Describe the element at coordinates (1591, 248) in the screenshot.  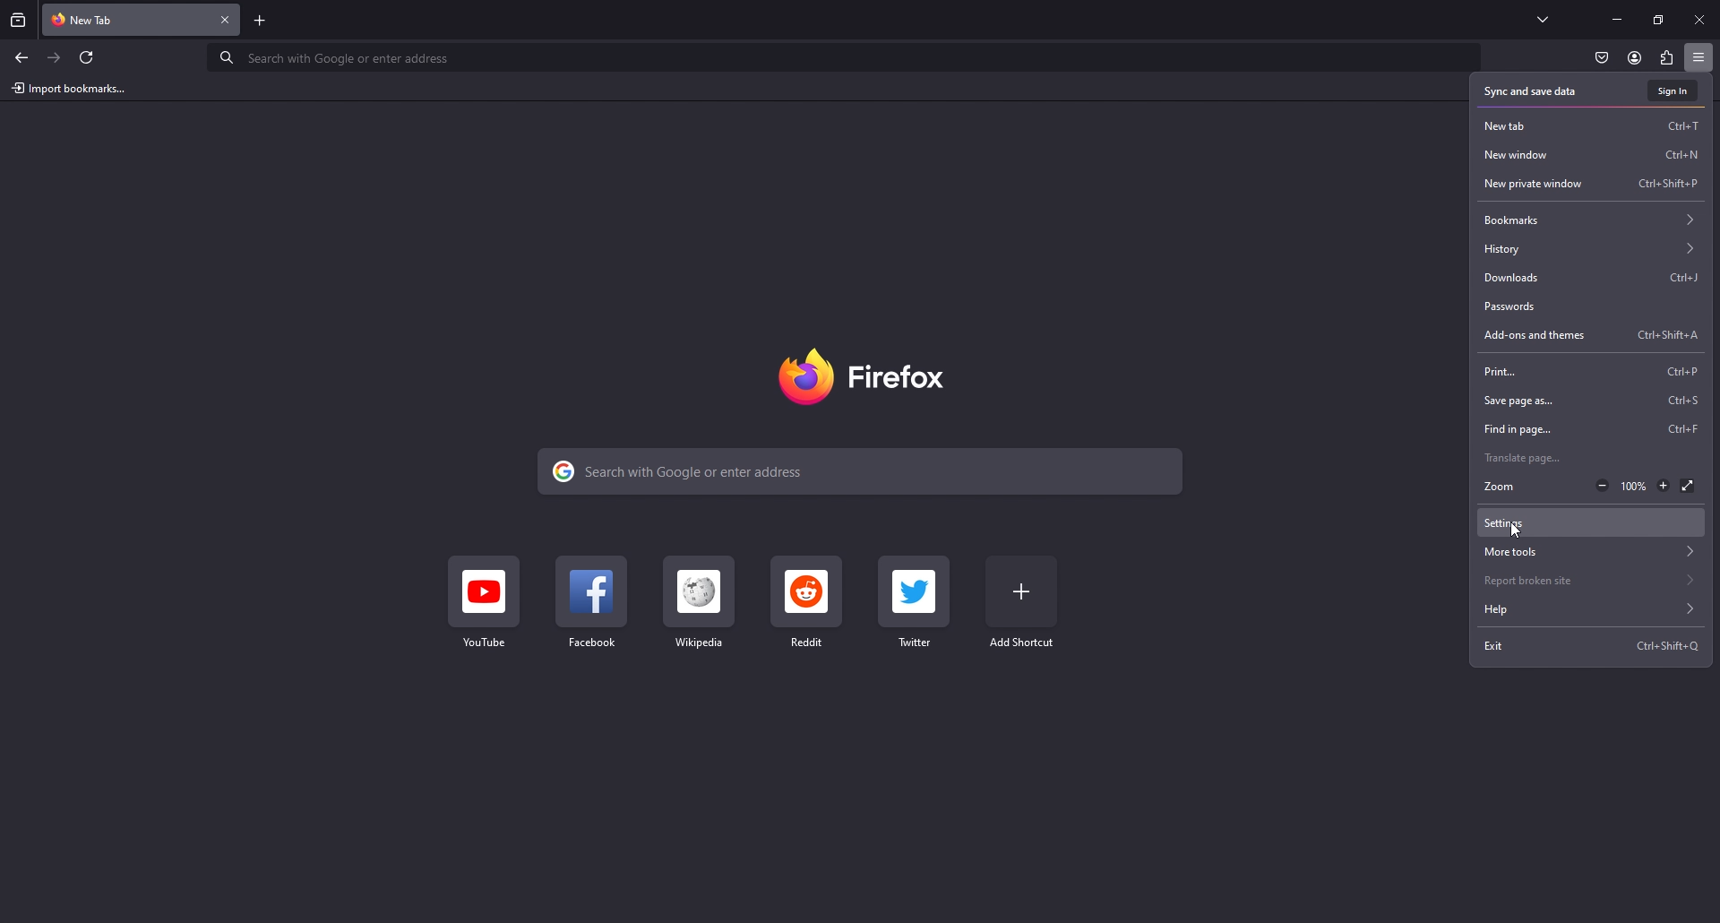
I see `history` at that location.